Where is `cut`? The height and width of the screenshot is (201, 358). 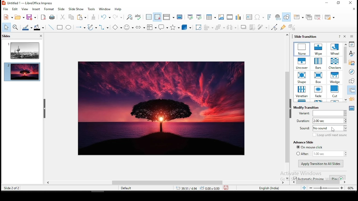
cut is located at coordinates (63, 17).